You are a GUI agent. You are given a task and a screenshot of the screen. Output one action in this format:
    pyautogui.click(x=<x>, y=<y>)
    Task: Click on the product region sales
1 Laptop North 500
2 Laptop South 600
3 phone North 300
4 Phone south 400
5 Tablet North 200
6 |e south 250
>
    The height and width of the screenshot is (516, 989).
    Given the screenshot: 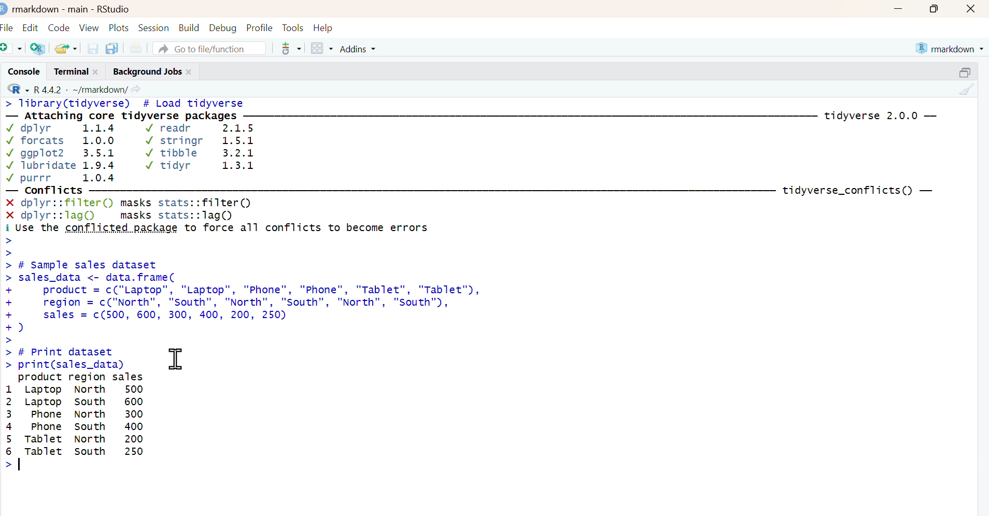 What is the action you would take?
    pyautogui.click(x=78, y=423)
    